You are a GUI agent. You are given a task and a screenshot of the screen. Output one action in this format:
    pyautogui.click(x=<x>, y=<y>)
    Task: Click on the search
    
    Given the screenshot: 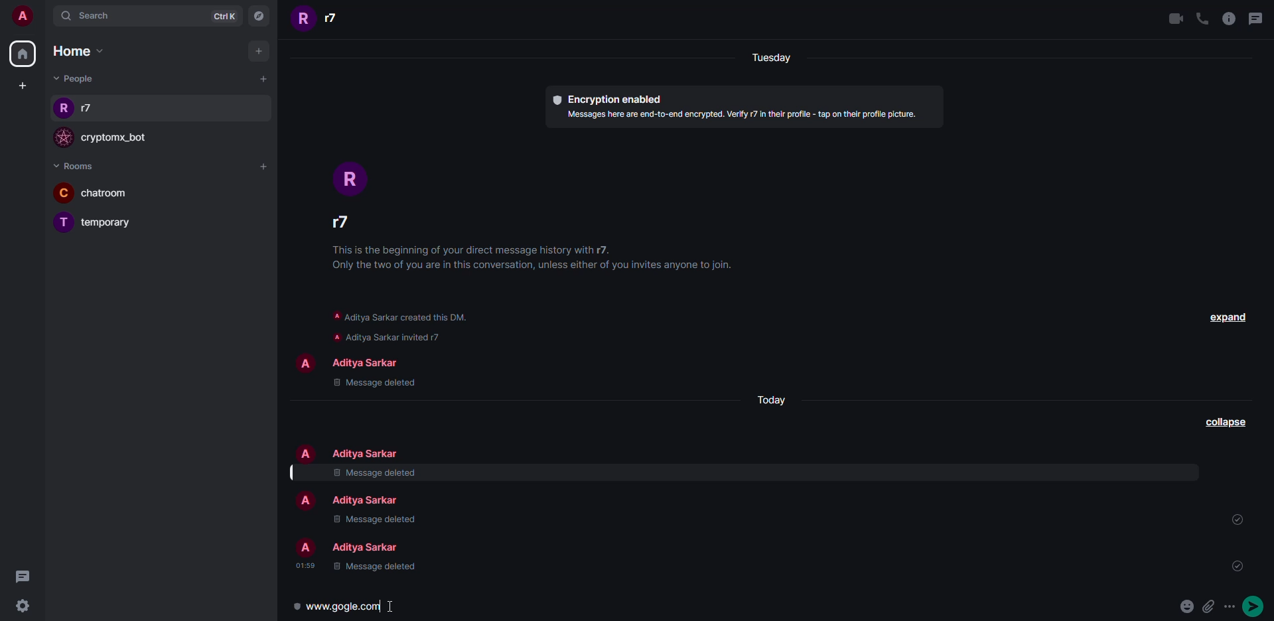 What is the action you would take?
    pyautogui.click(x=100, y=16)
    